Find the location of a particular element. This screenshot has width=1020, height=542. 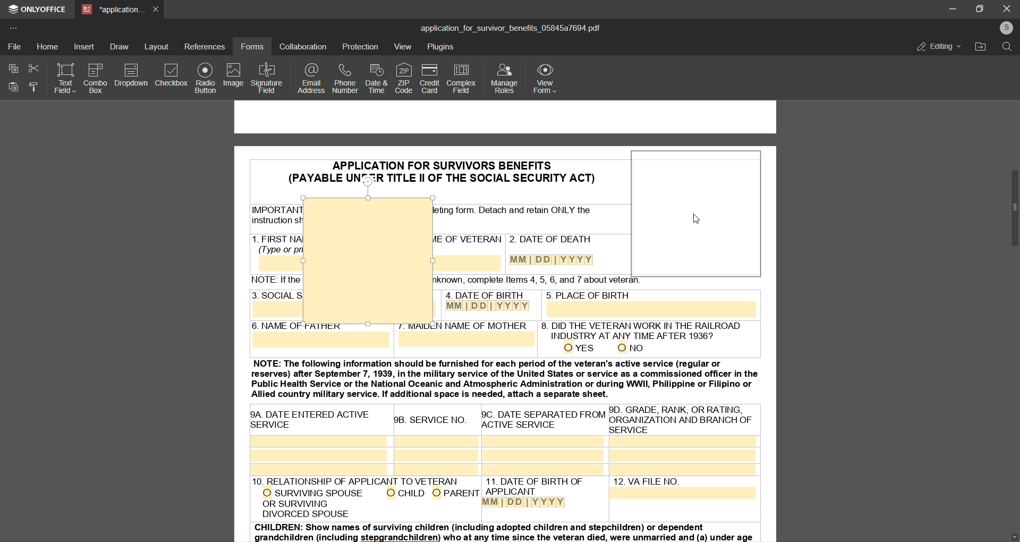

search is located at coordinates (1007, 48).